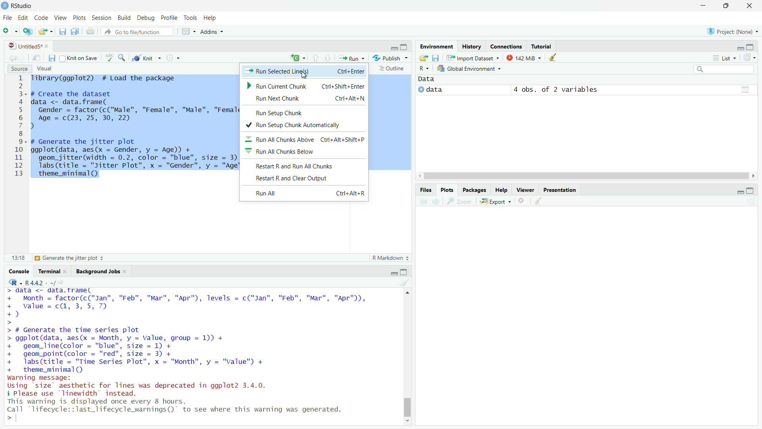 This screenshot has height=429, width=762. Describe the element at coordinates (475, 190) in the screenshot. I see `packages` at that location.